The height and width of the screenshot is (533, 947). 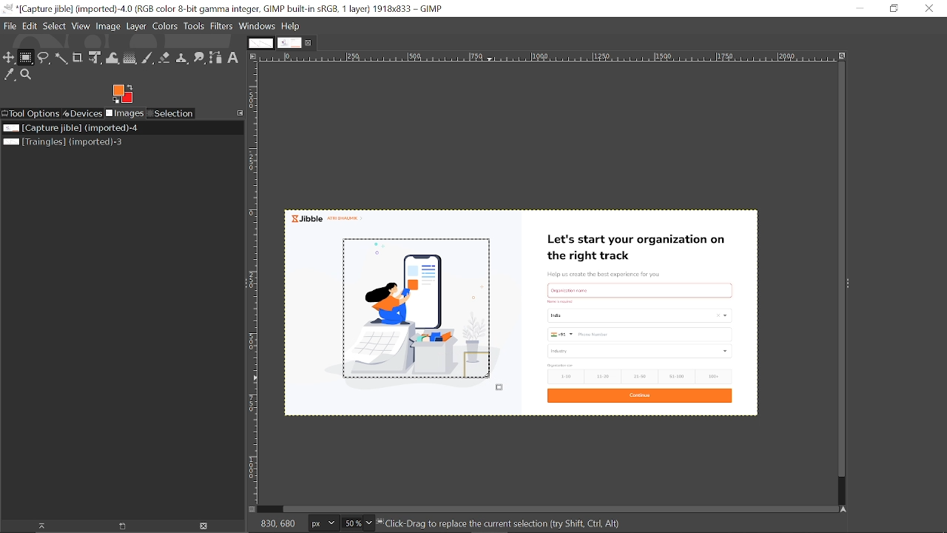 What do you see at coordinates (860, 9) in the screenshot?
I see `Minimize` at bounding box center [860, 9].